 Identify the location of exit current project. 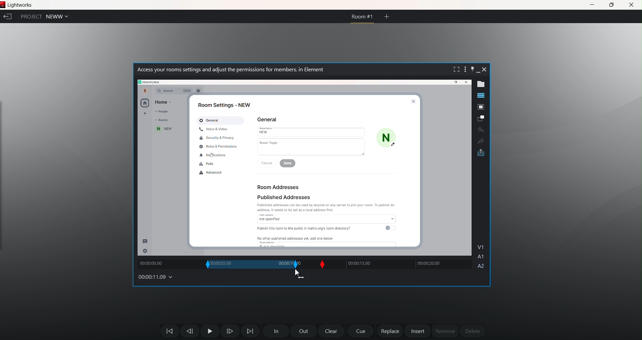
(8, 17).